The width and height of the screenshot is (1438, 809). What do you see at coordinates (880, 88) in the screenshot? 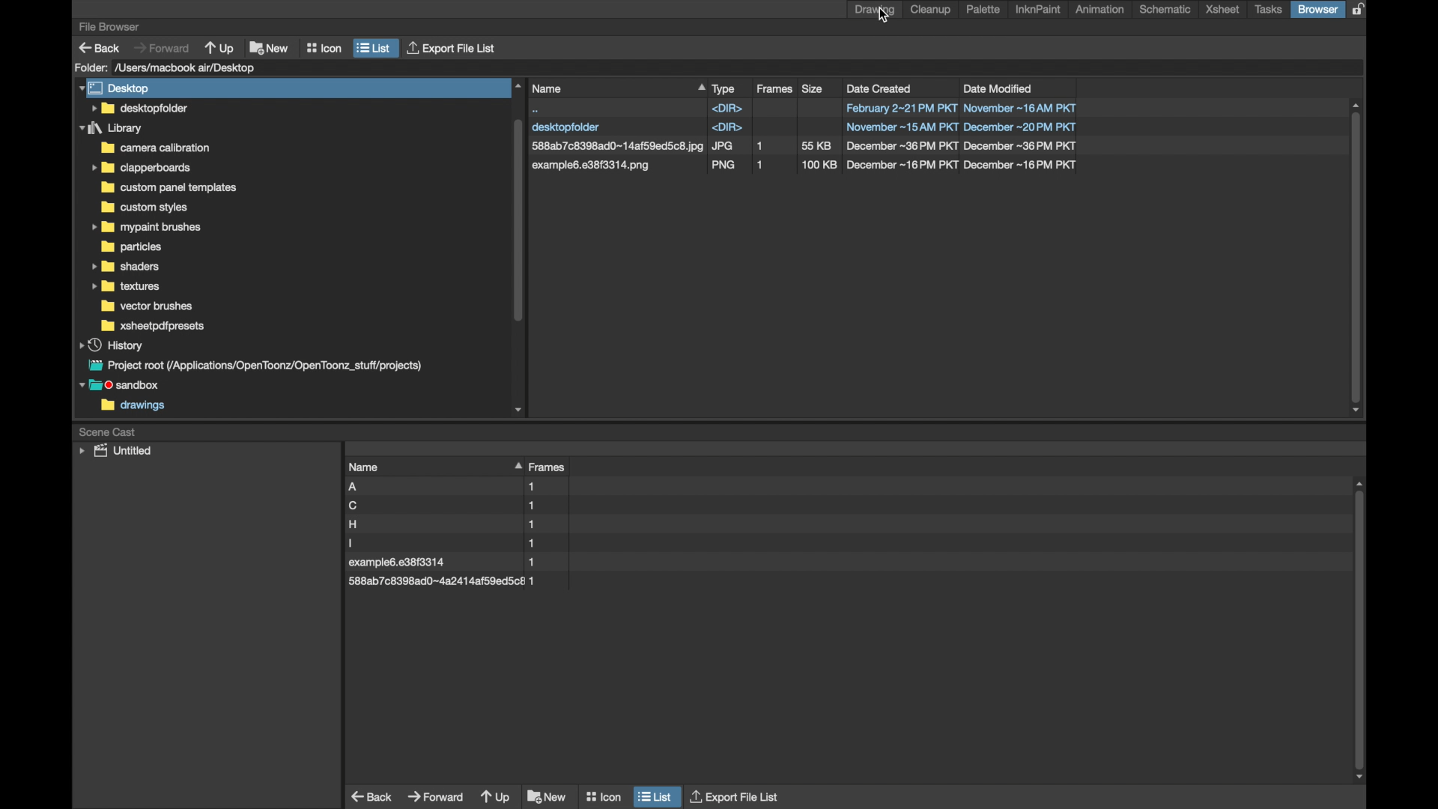
I see `date created` at bounding box center [880, 88].